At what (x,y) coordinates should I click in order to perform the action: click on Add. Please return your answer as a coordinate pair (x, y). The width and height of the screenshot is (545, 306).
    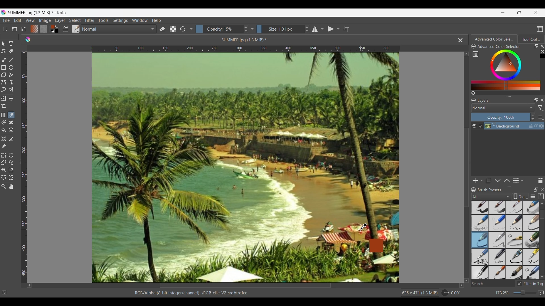
    Looking at the image, I should click on (475, 180).